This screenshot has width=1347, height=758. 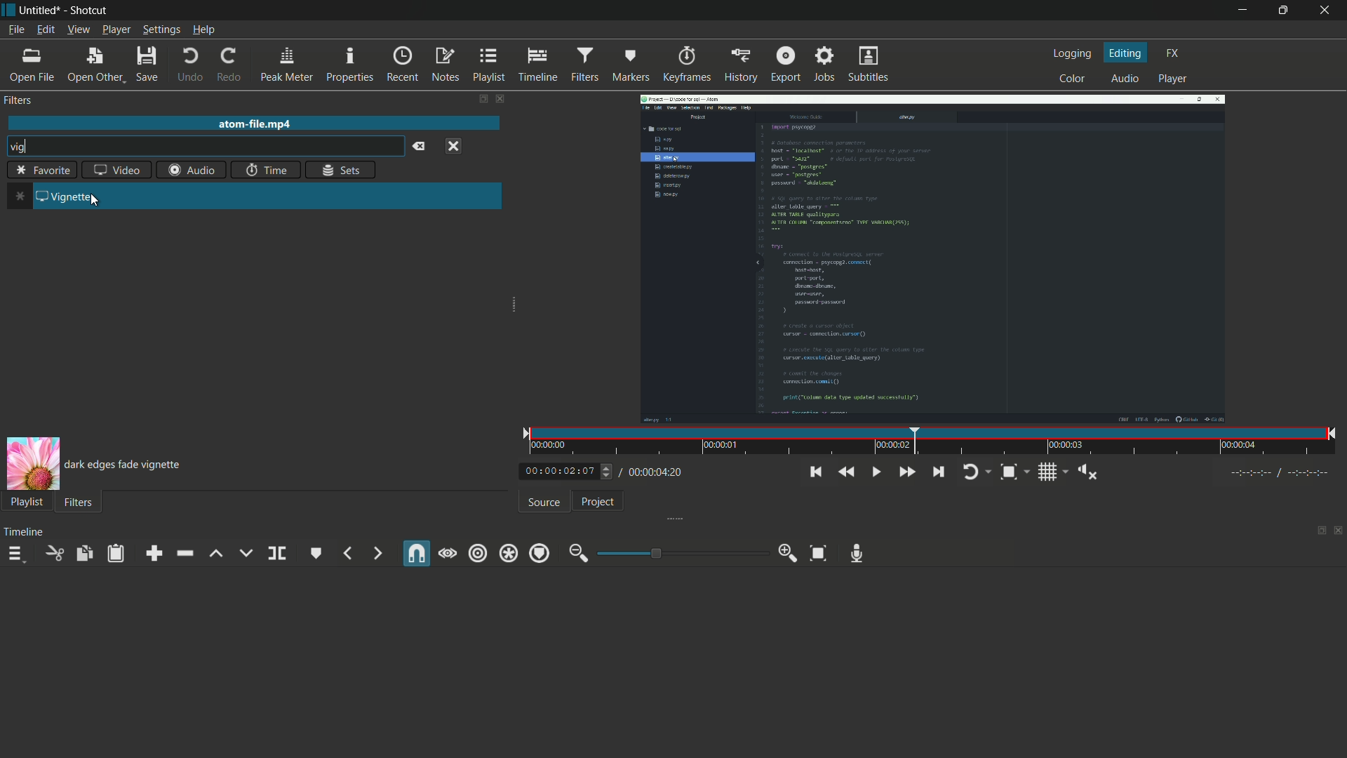 I want to click on subtitles, so click(x=869, y=65).